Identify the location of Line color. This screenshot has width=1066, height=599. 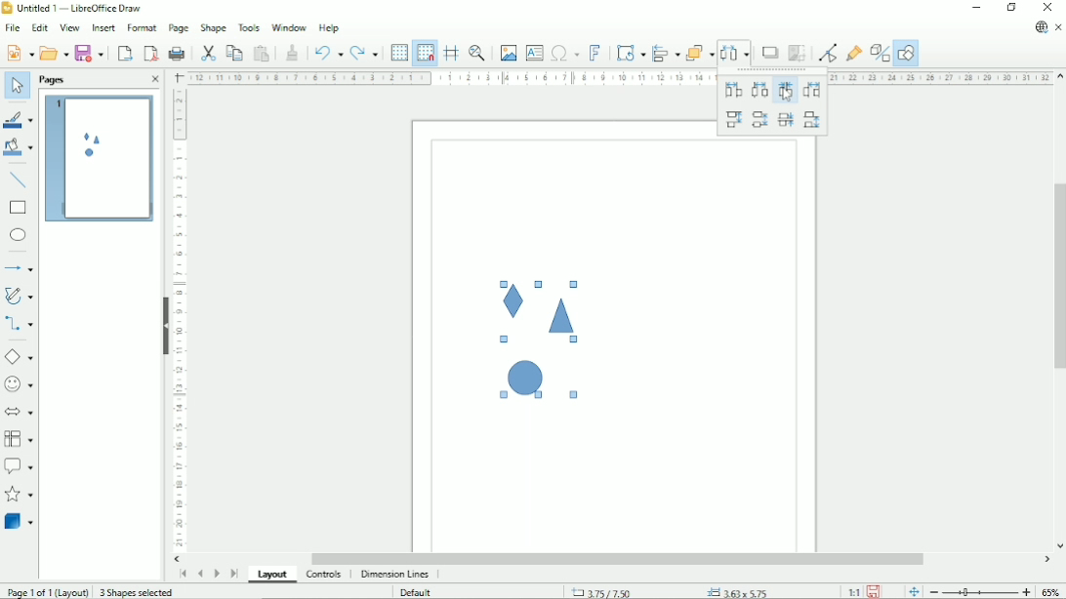
(18, 117).